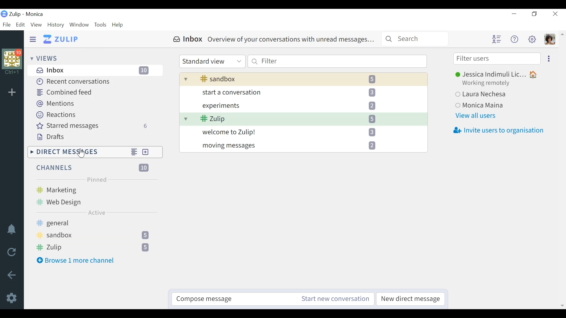 This screenshot has width=566, height=318. I want to click on Help menu, so click(514, 39).